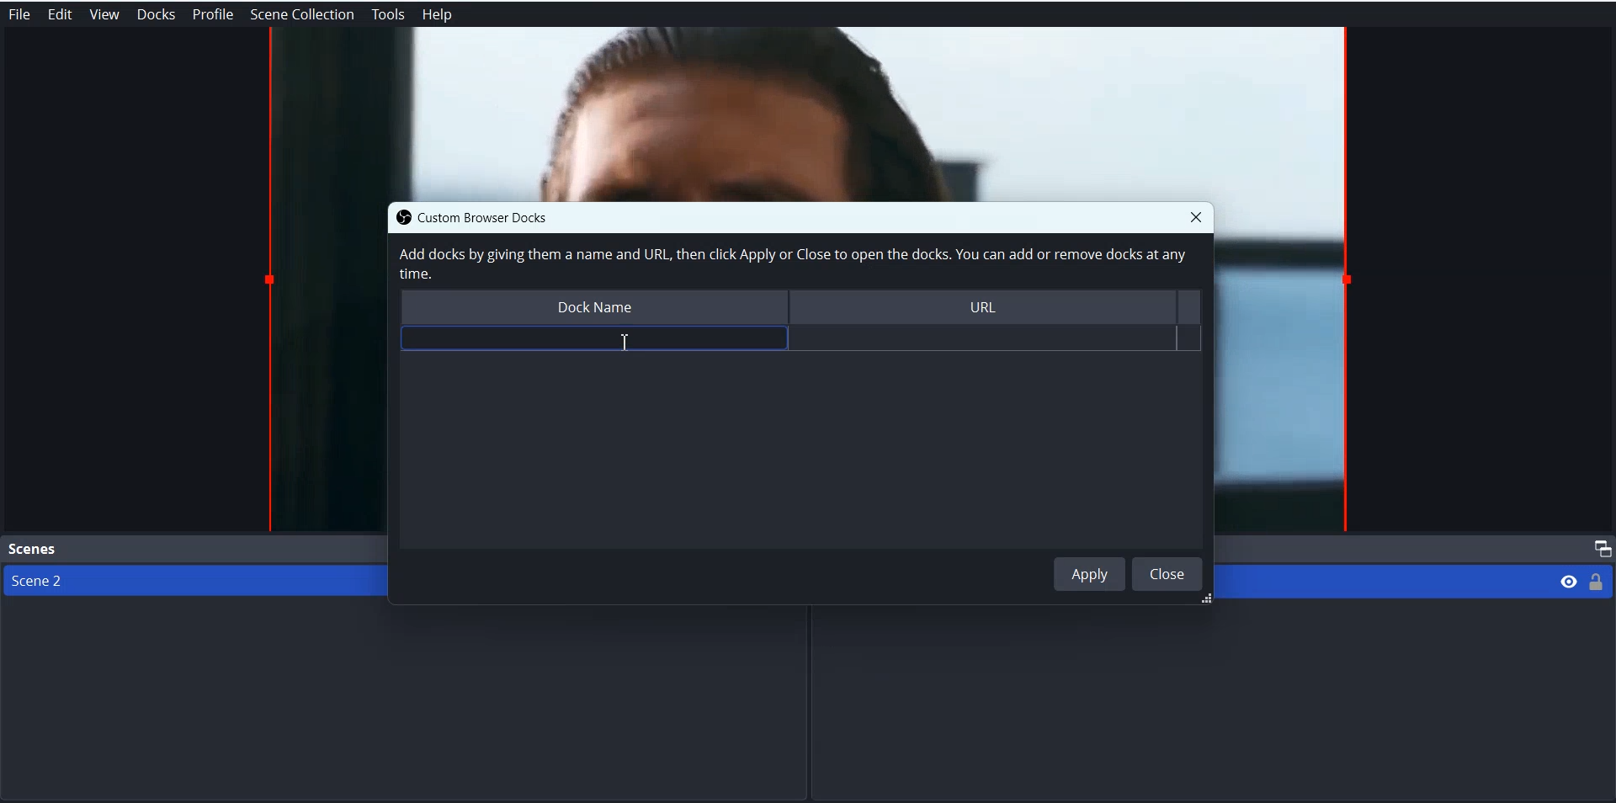  Describe the element at coordinates (19, 14) in the screenshot. I see `File` at that location.